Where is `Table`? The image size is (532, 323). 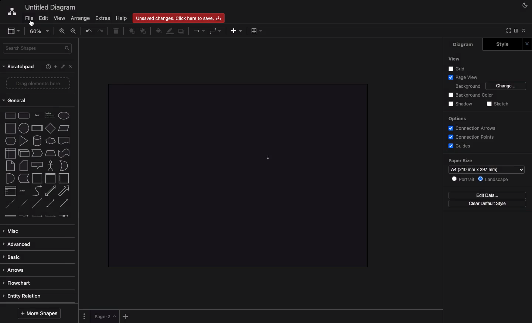
Table is located at coordinates (258, 31).